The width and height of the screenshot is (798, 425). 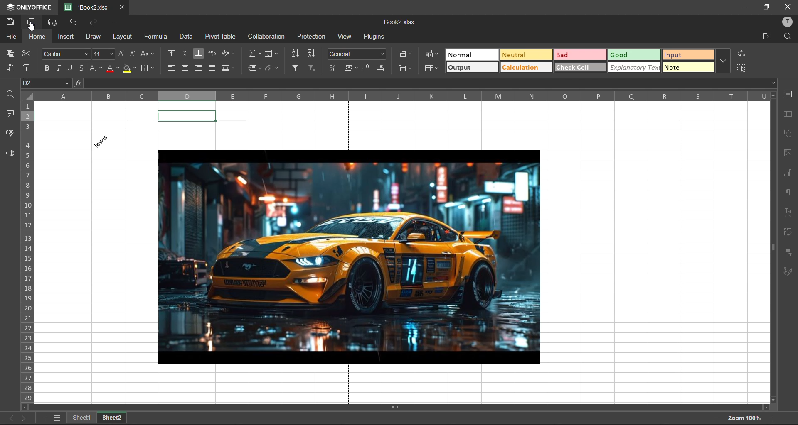 What do you see at coordinates (381, 67) in the screenshot?
I see `increase decimal` at bounding box center [381, 67].